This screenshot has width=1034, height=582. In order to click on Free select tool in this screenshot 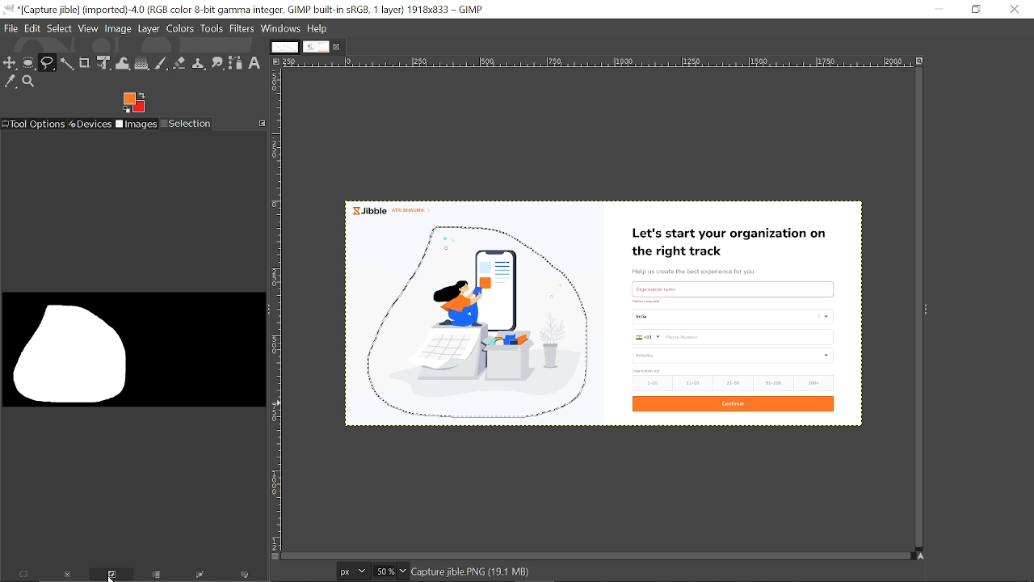, I will do `click(48, 63)`.